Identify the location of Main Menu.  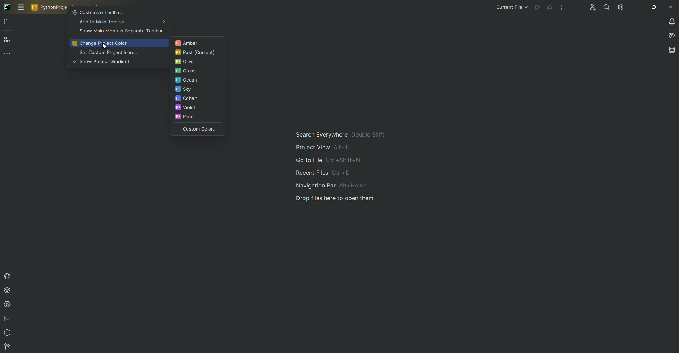
(21, 7).